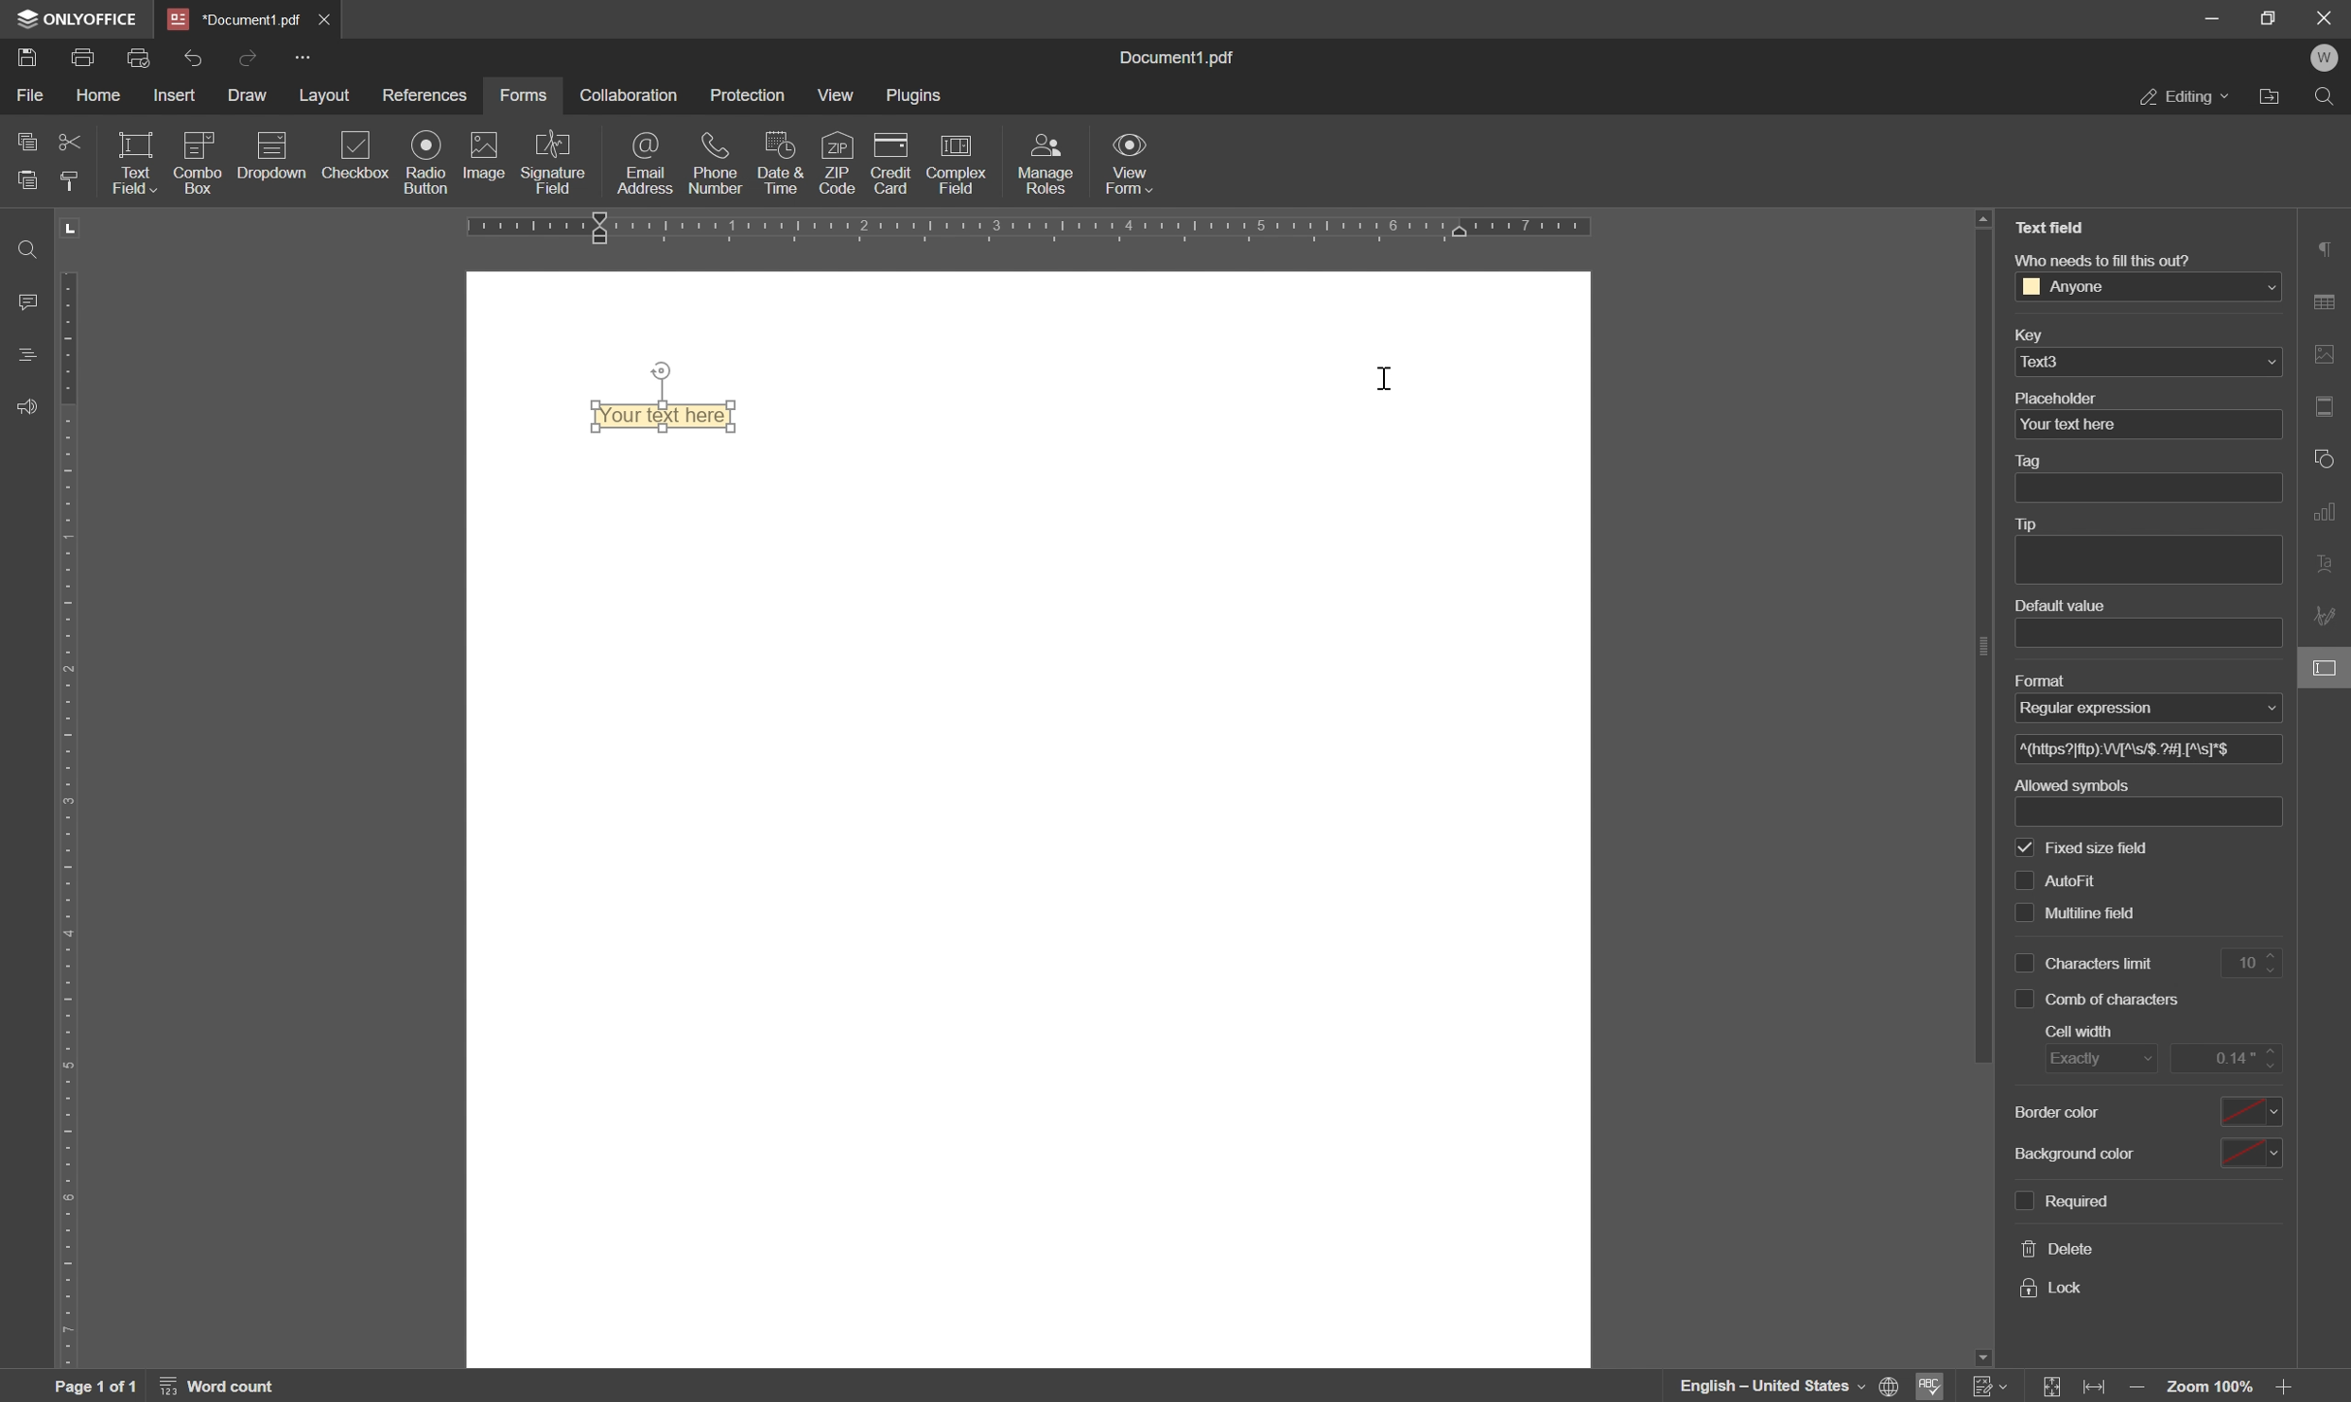 The height and width of the screenshot is (1402, 2351). Describe the element at coordinates (2213, 20) in the screenshot. I see `minimize` at that location.